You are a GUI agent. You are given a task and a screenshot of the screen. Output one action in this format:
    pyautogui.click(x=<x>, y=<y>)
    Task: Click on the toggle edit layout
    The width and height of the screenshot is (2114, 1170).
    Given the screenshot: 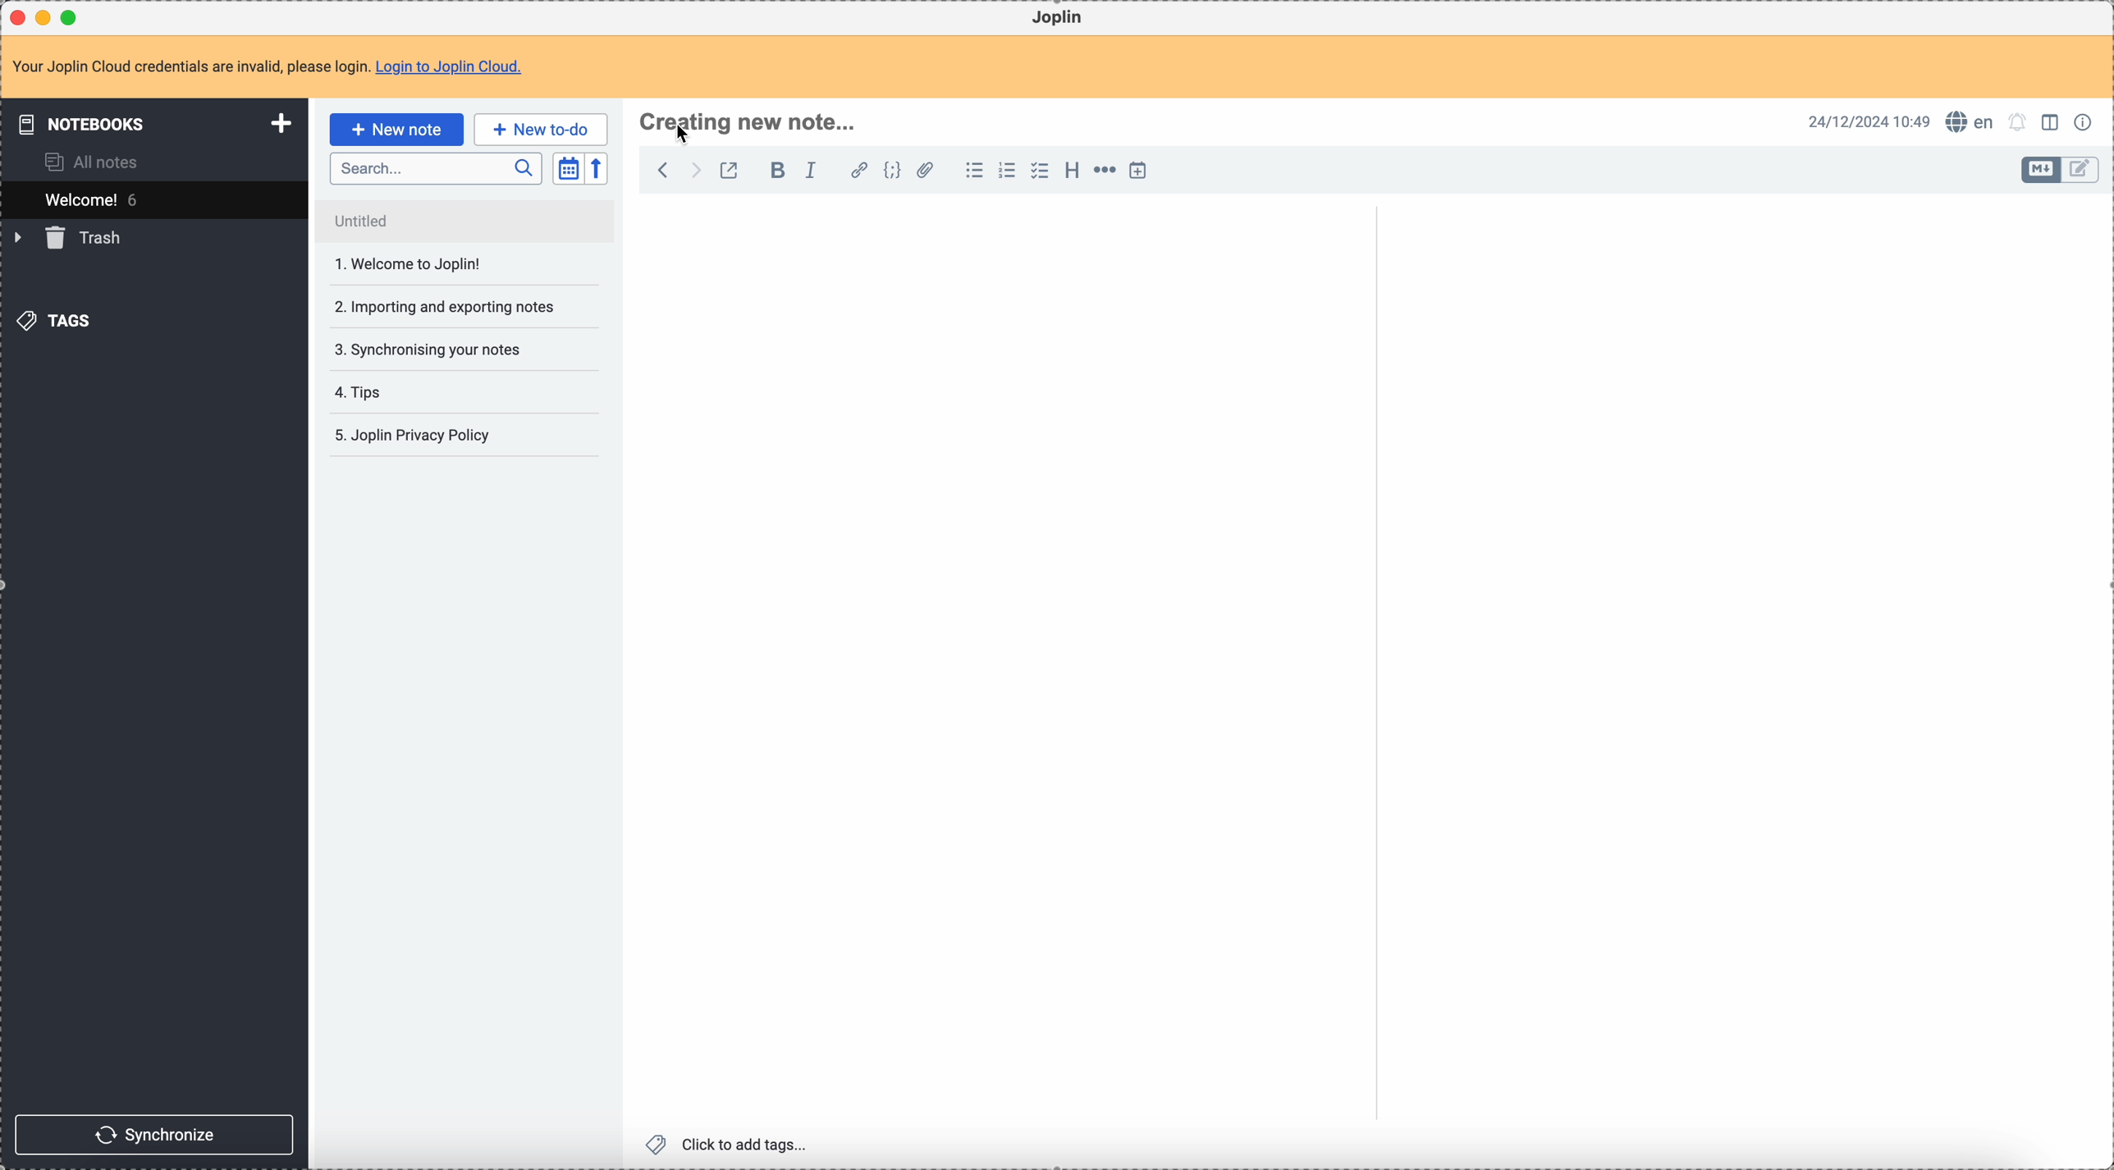 What is the action you would take?
    pyautogui.click(x=2053, y=125)
    